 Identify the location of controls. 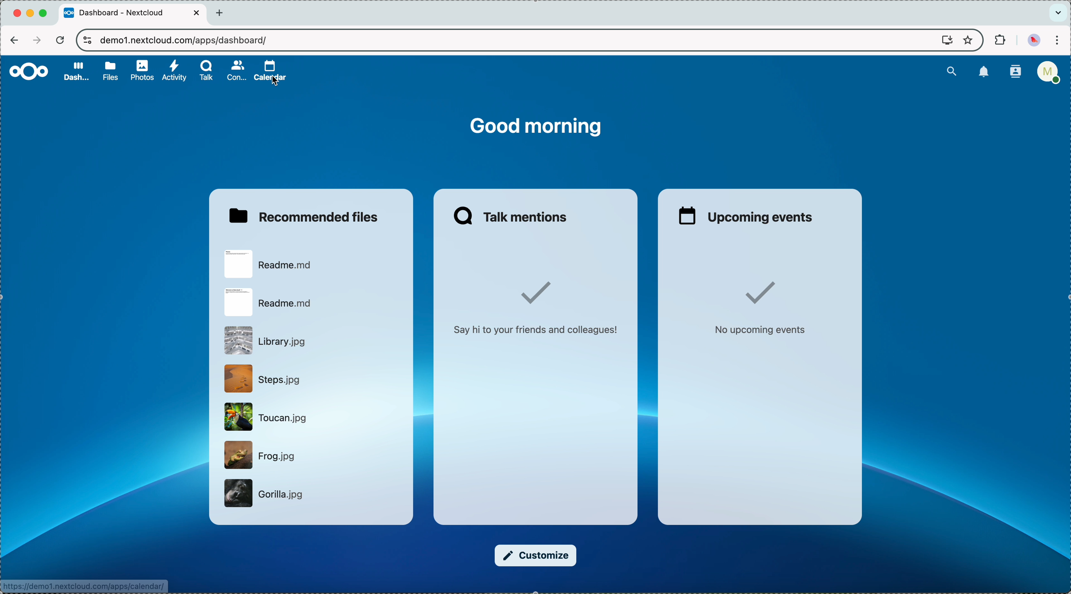
(88, 41).